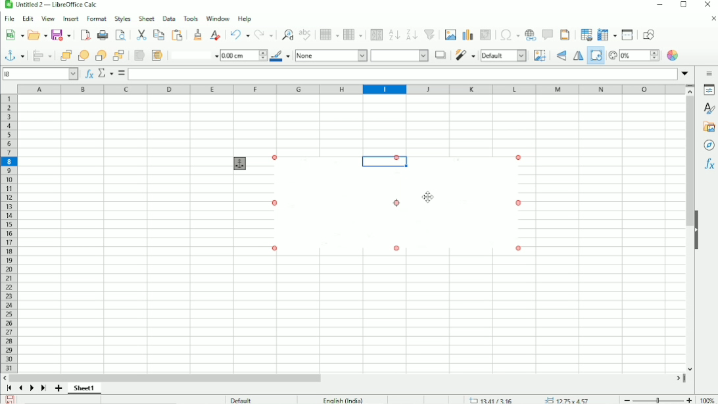 Image resolution: width=718 pixels, height=404 pixels. Describe the element at coordinates (239, 35) in the screenshot. I see `Undo` at that location.